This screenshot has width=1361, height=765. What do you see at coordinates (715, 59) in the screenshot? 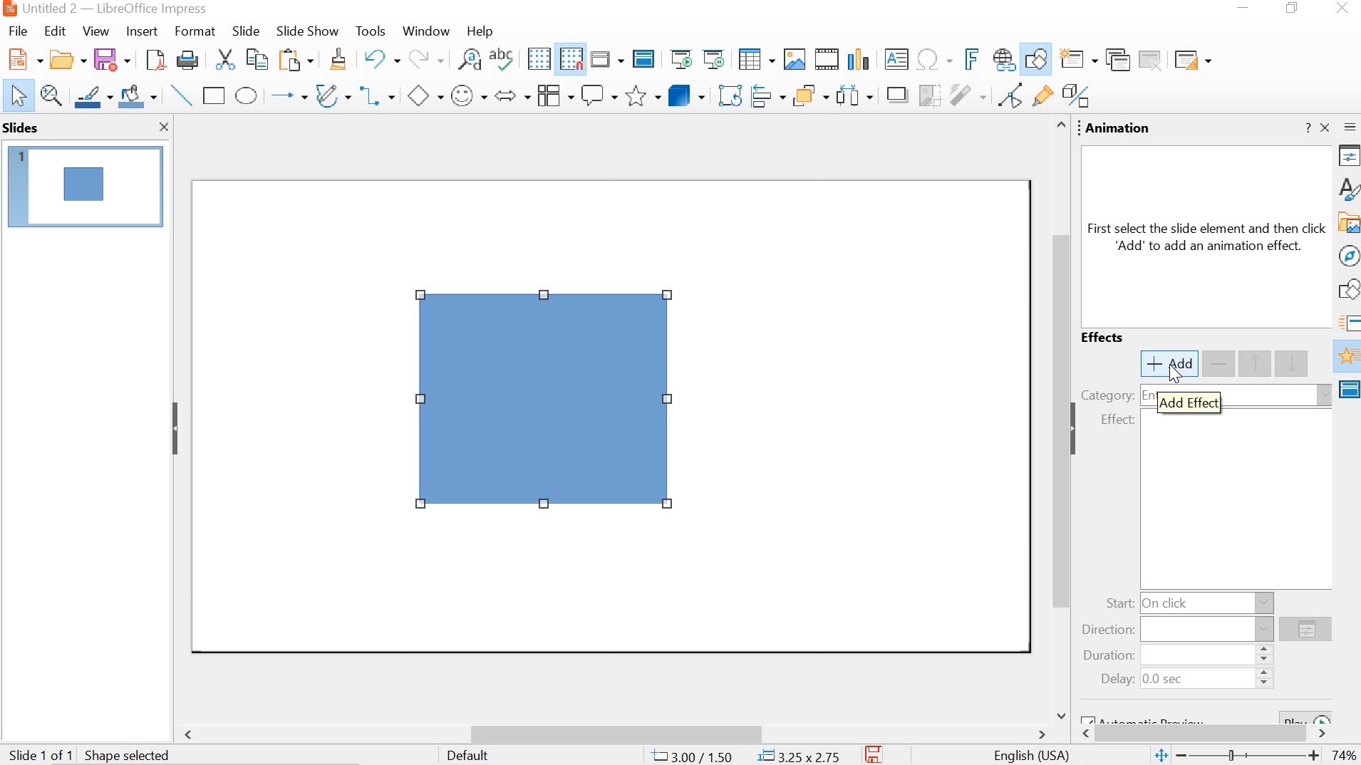
I see `start from current slide` at bounding box center [715, 59].